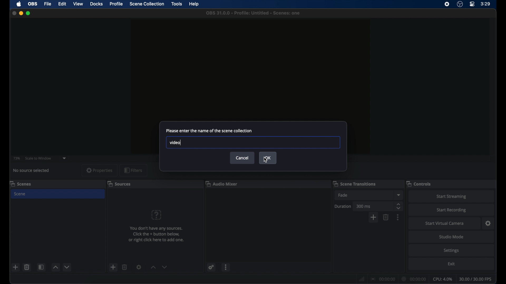 This screenshot has width=506, height=284. What do you see at coordinates (268, 158) in the screenshot?
I see `ok` at bounding box center [268, 158].